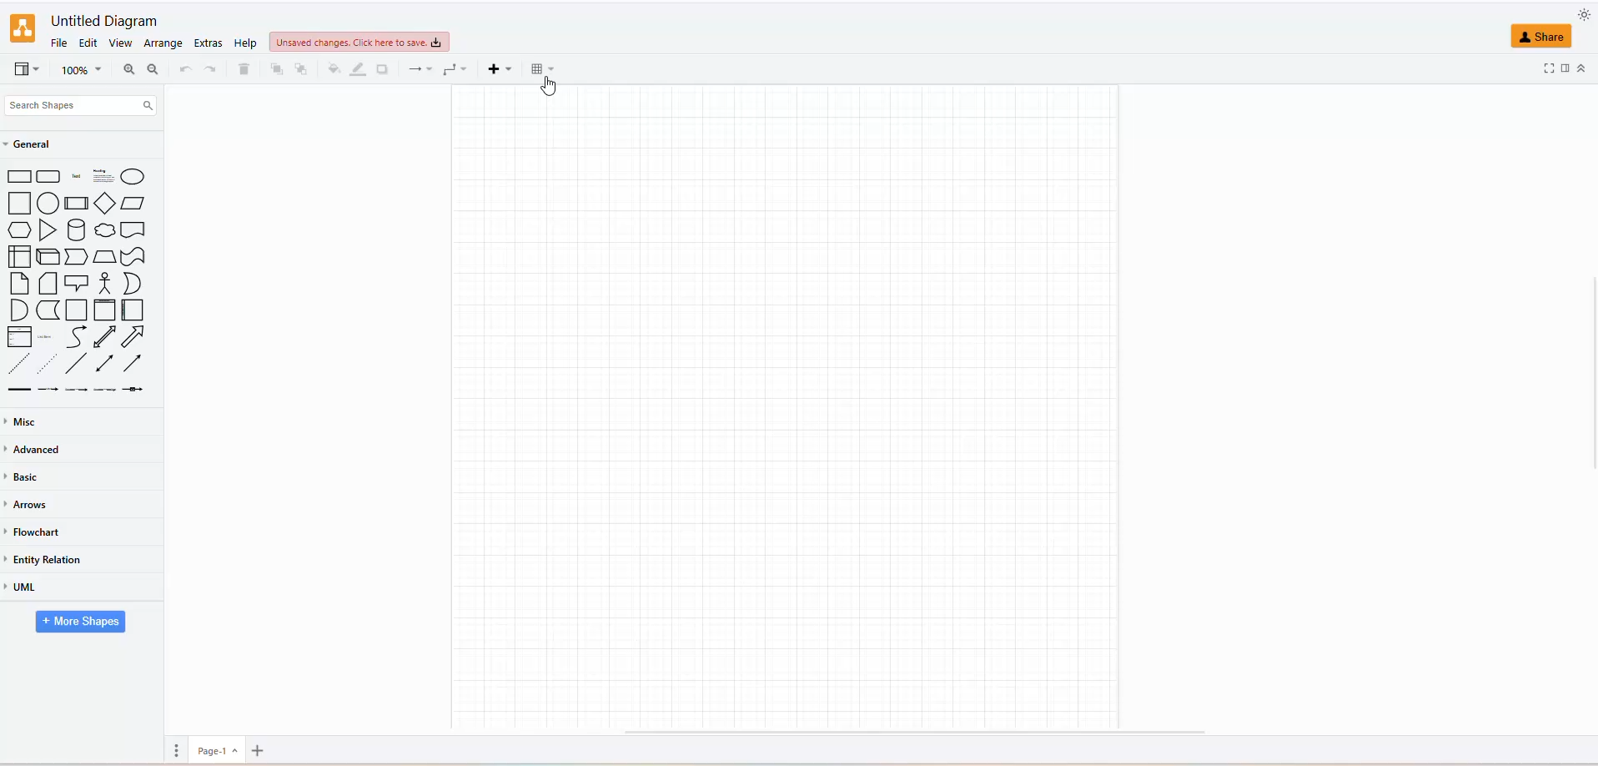 This screenshot has height=766, width=1598. Describe the element at coordinates (43, 559) in the screenshot. I see `entity relation` at that location.